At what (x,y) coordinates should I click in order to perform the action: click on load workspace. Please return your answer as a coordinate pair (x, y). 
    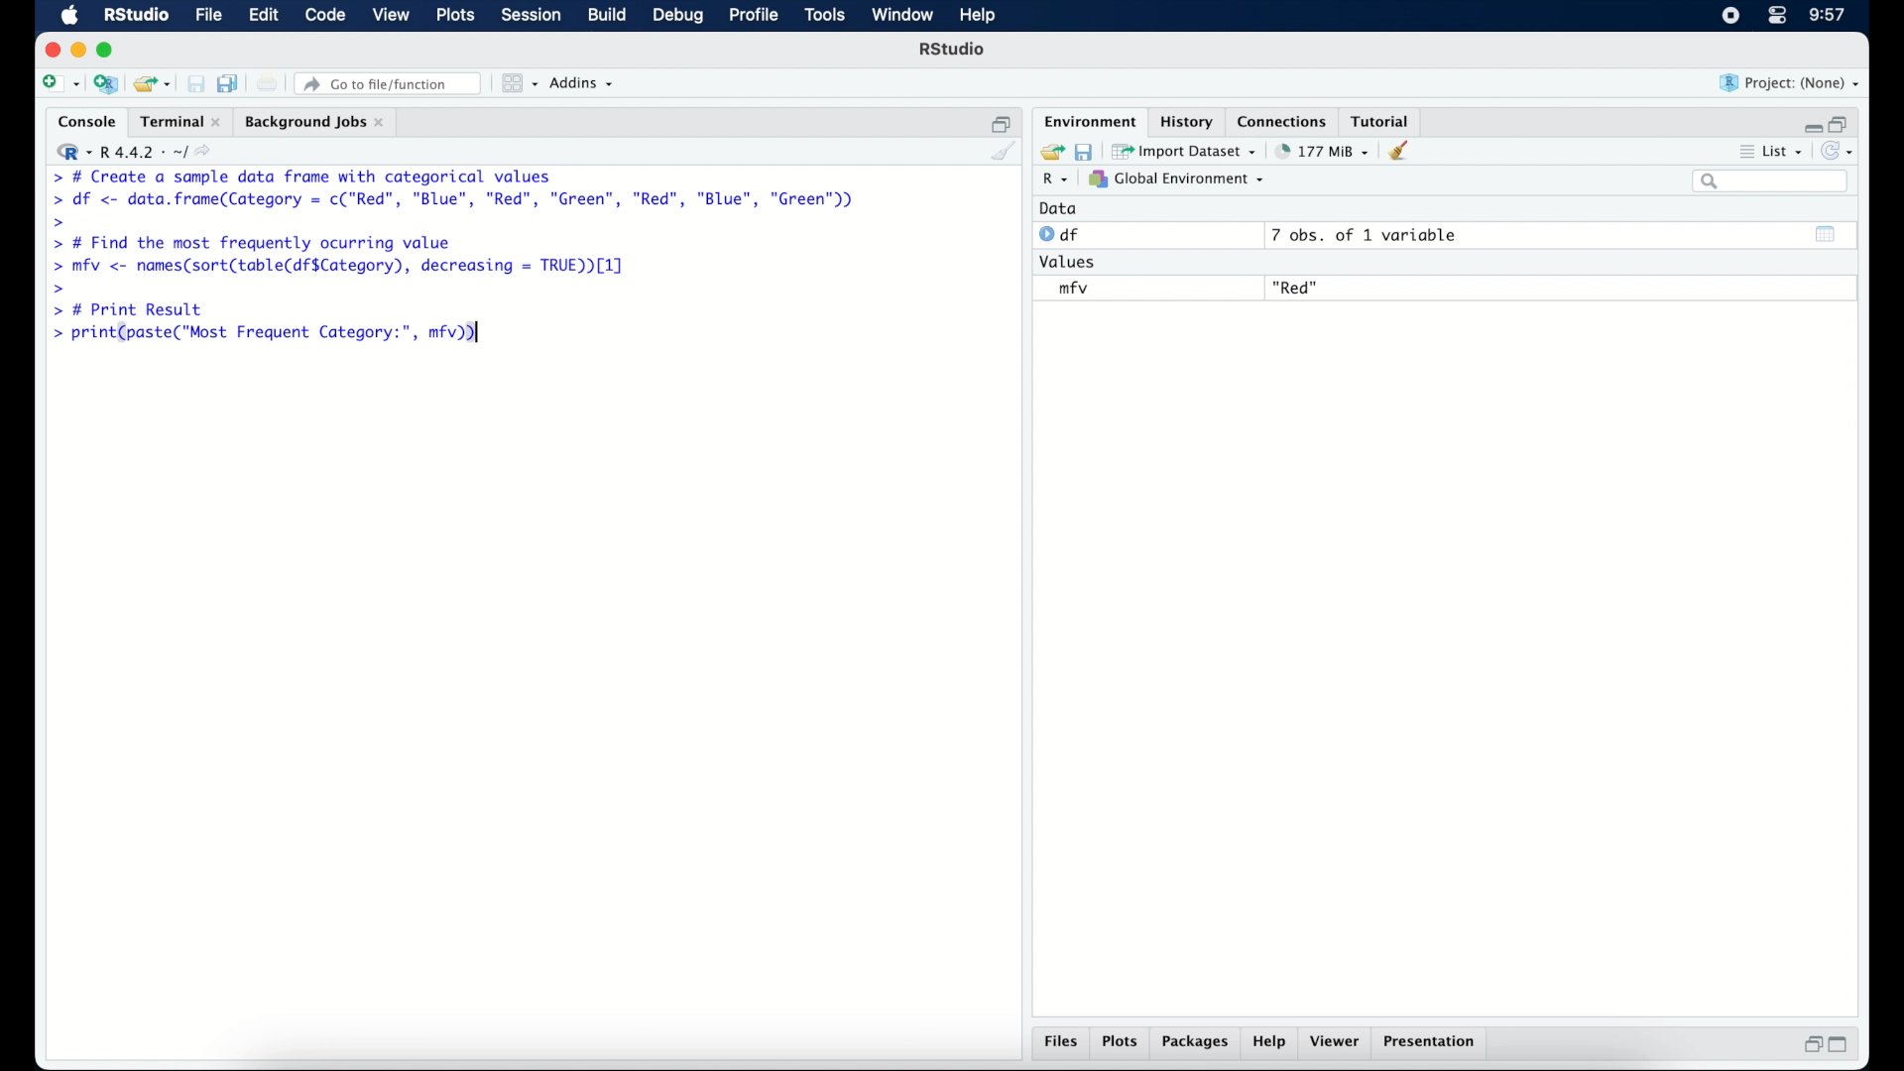
    Looking at the image, I should click on (1049, 149).